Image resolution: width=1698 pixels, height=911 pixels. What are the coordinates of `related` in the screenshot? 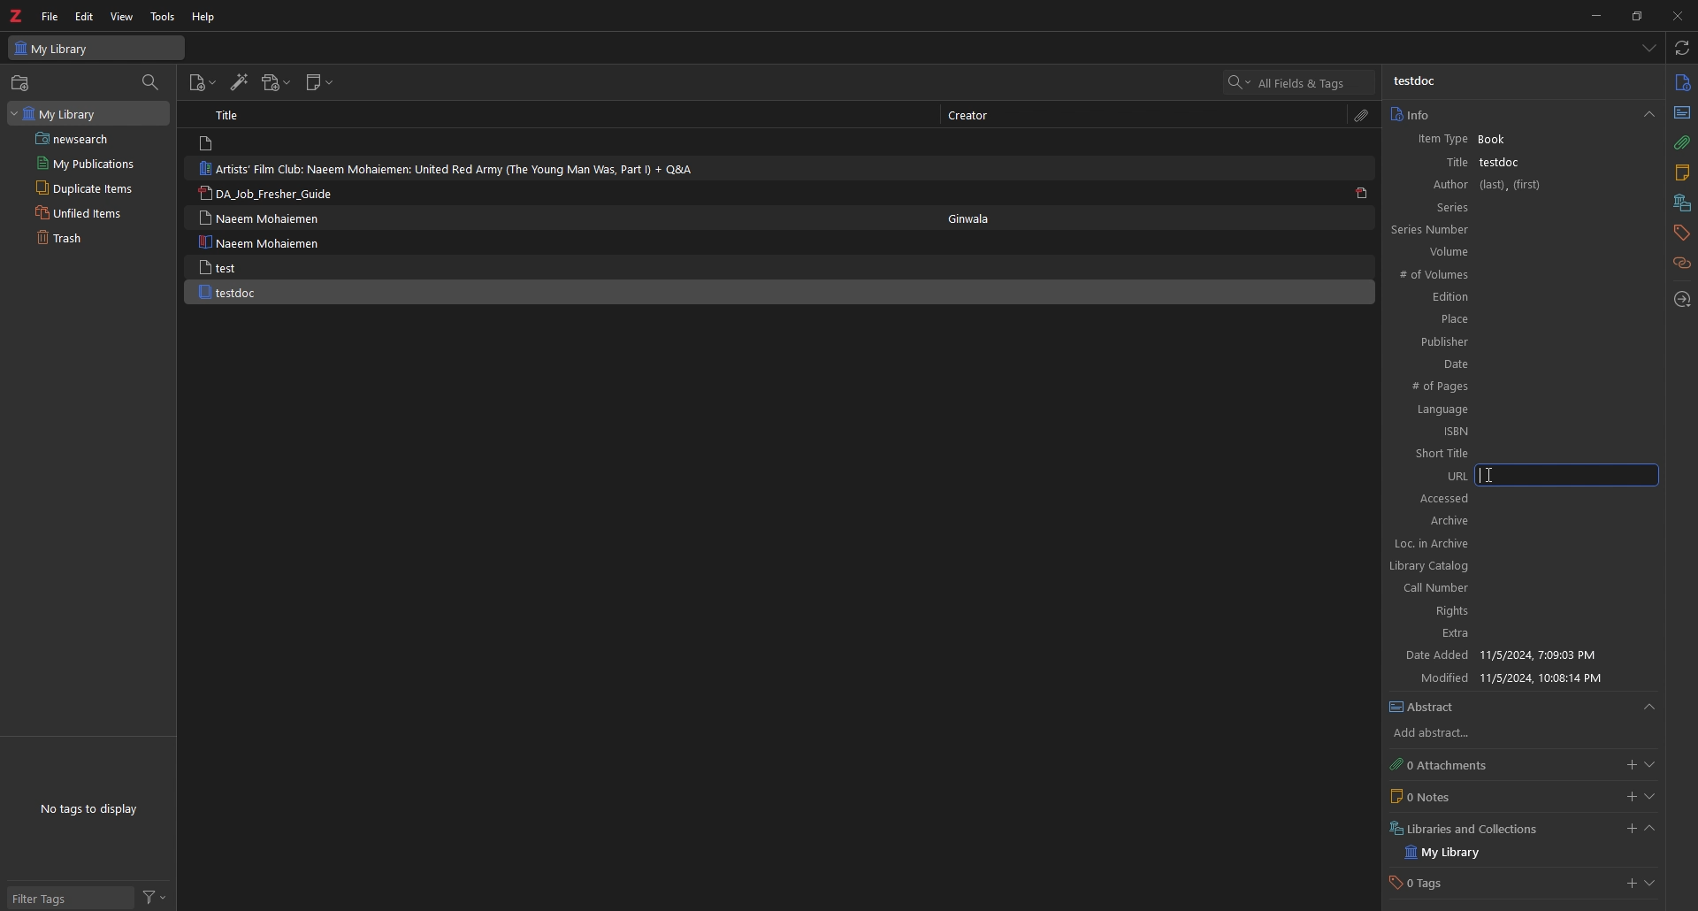 It's located at (1681, 264).